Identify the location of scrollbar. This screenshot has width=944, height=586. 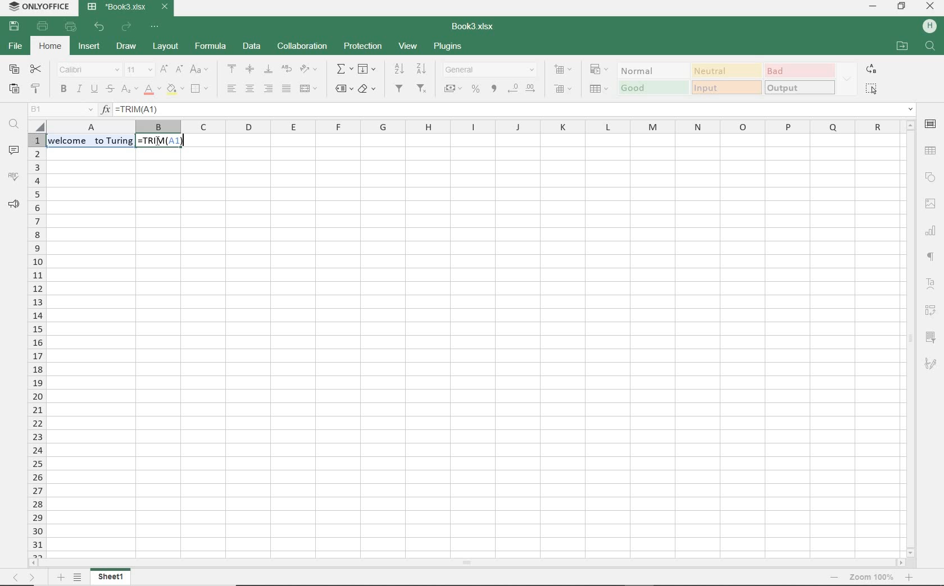
(910, 338).